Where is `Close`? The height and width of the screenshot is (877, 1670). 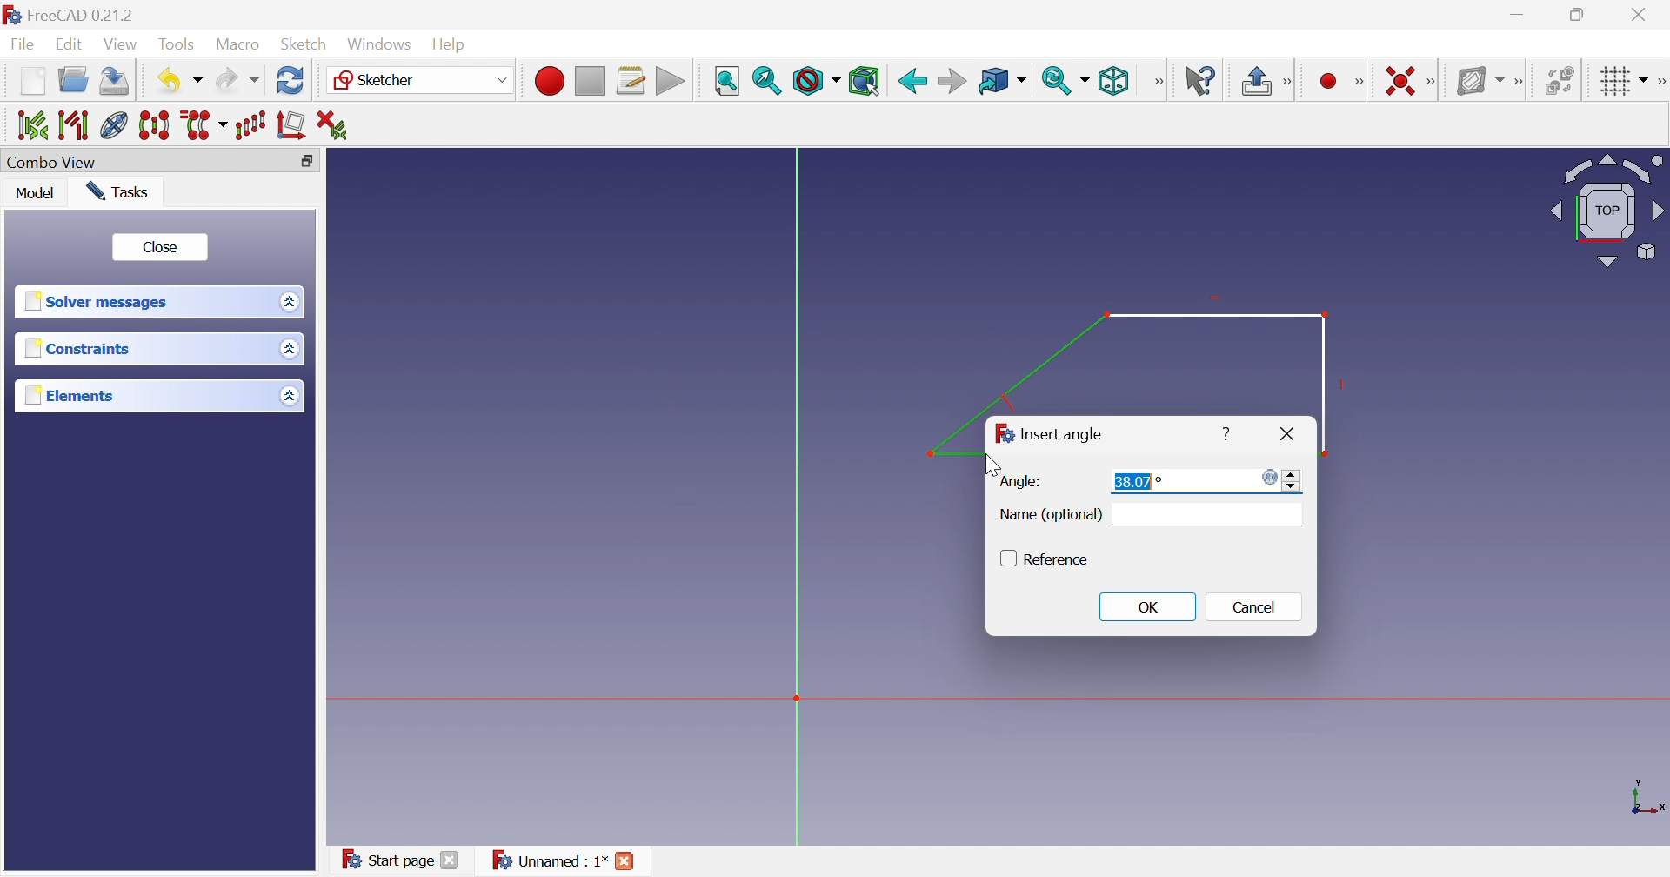 Close is located at coordinates (452, 862).